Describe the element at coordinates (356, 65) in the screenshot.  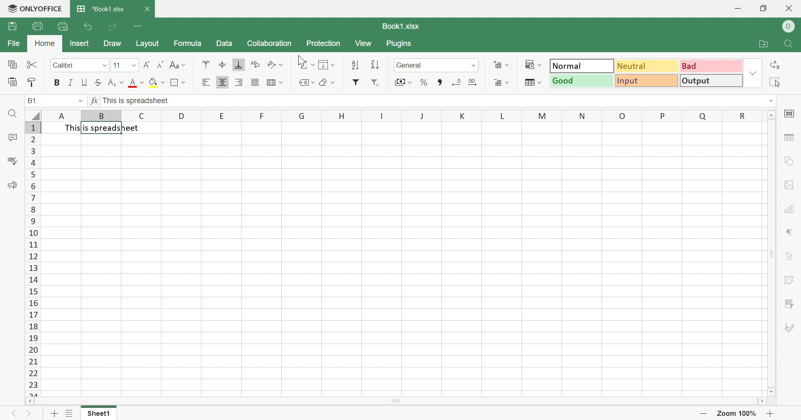
I see `Ascending order` at that location.